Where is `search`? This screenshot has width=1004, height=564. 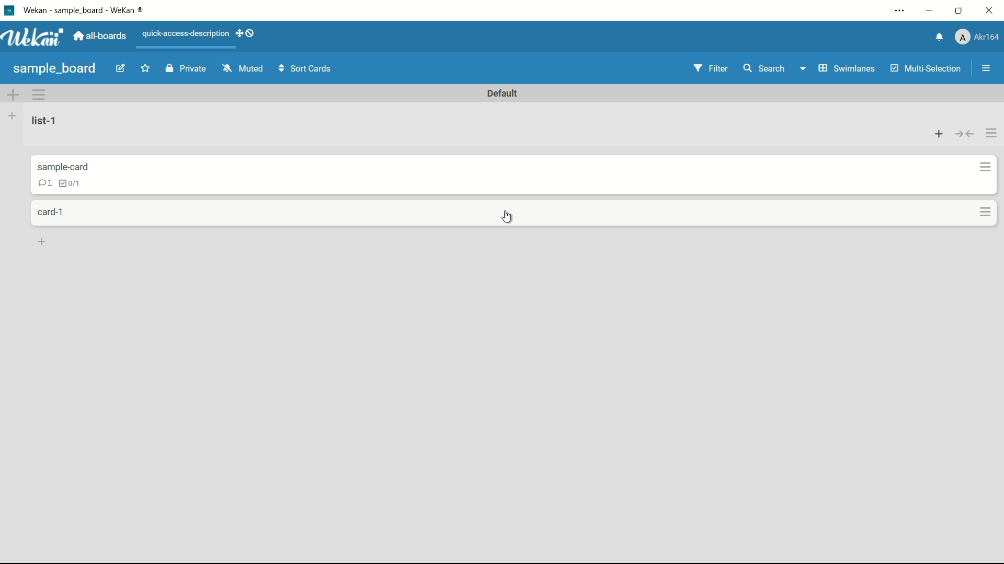 search is located at coordinates (764, 69).